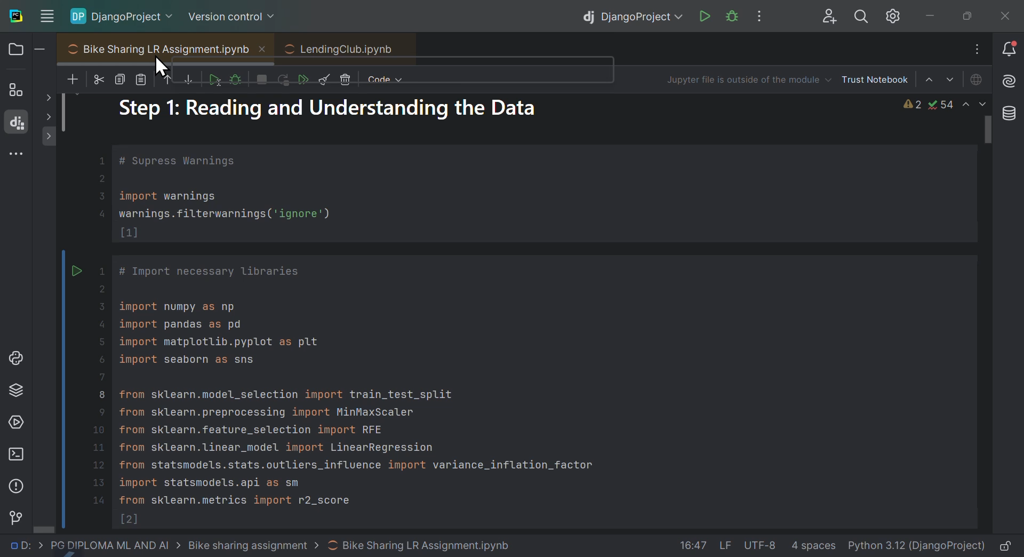  What do you see at coordinates (119, 79) in the screenshot?
I see `copy` at bounding box center [119, 79].